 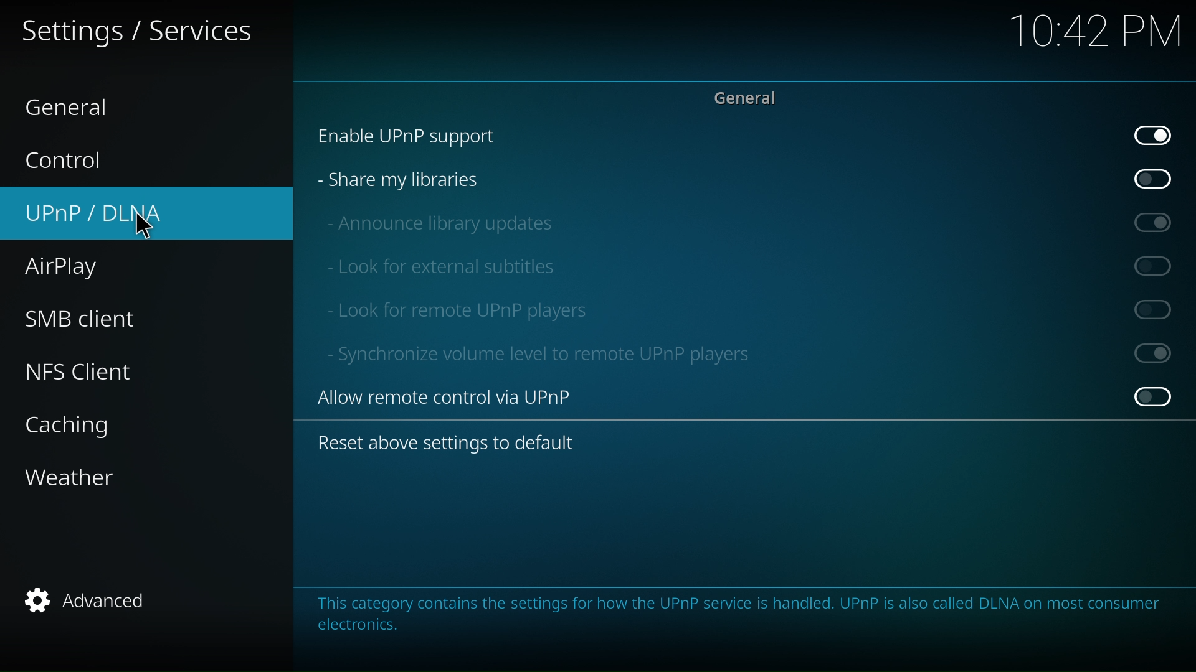 What do you see at coordinates (749, 268) in the screenshot?
I see `look for external subtitles` at bounding box center [749, 268].